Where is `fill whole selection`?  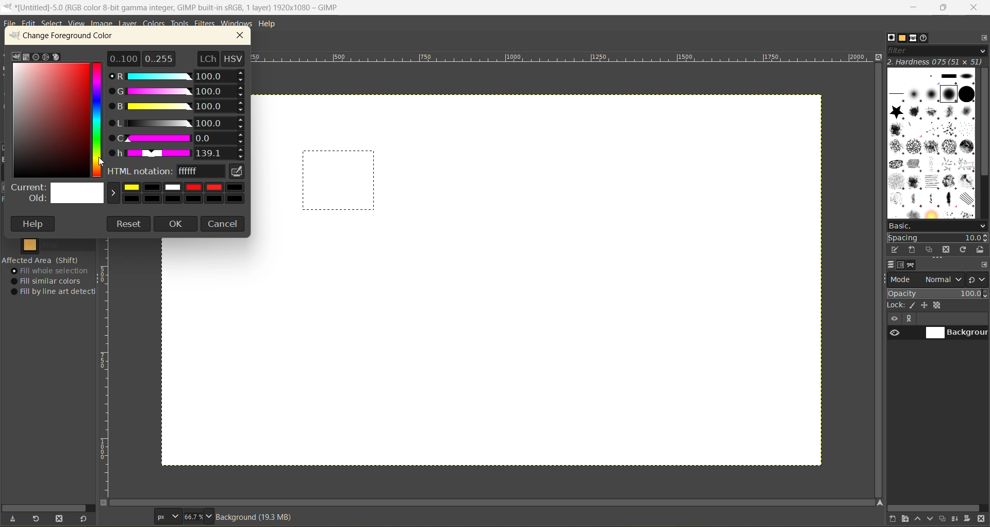 fill whole selection is located at coordinates (53, 271).